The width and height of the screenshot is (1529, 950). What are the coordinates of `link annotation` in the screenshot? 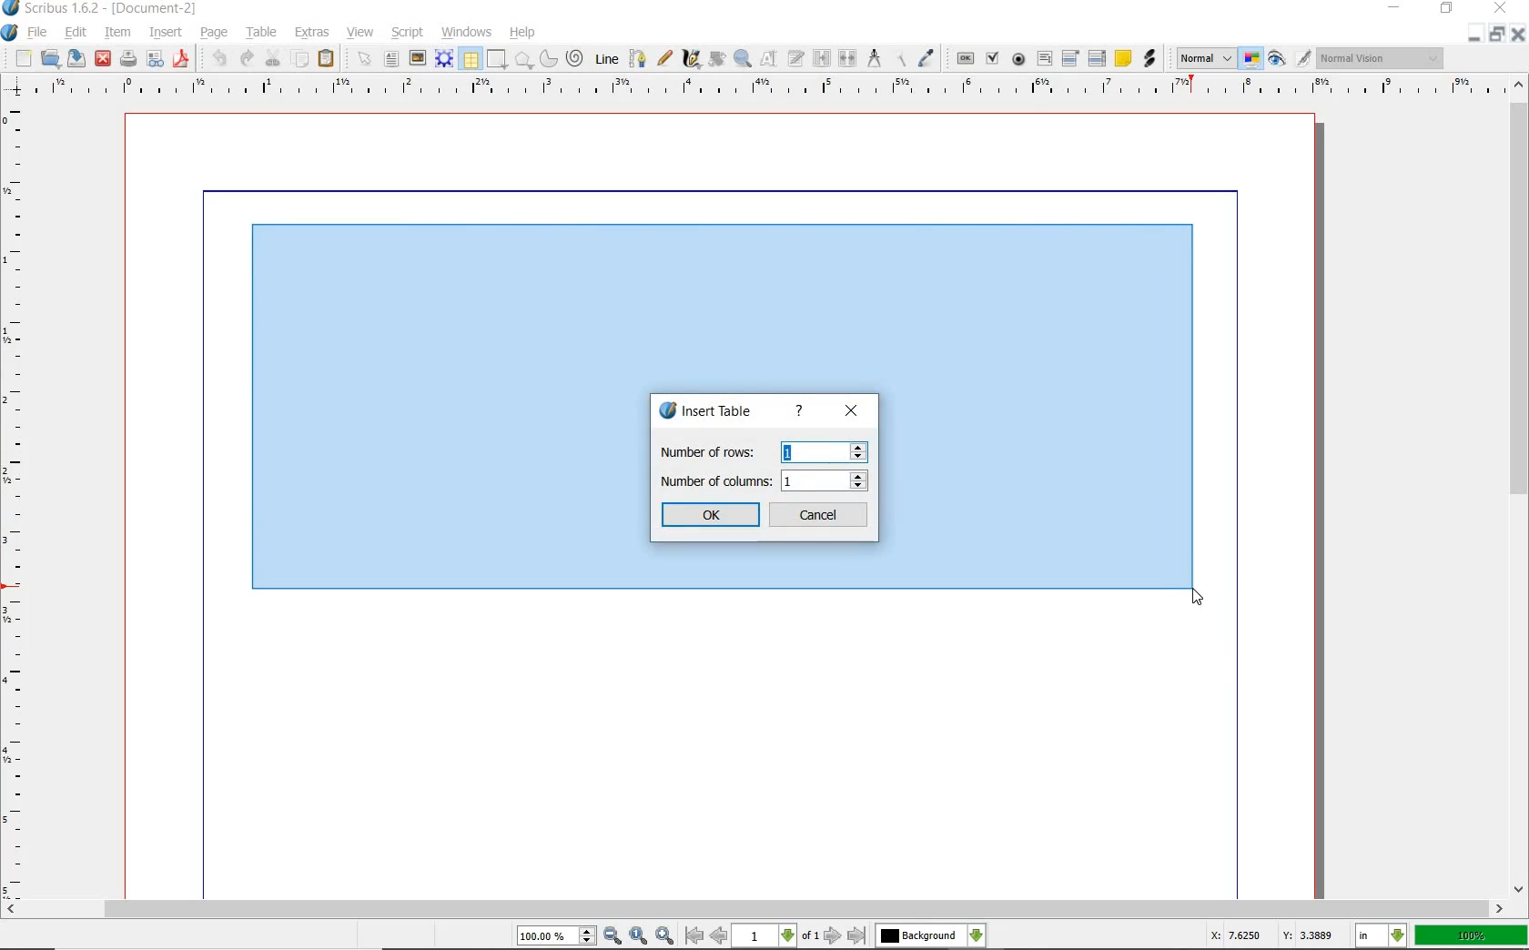 It's located at (1153, 59).